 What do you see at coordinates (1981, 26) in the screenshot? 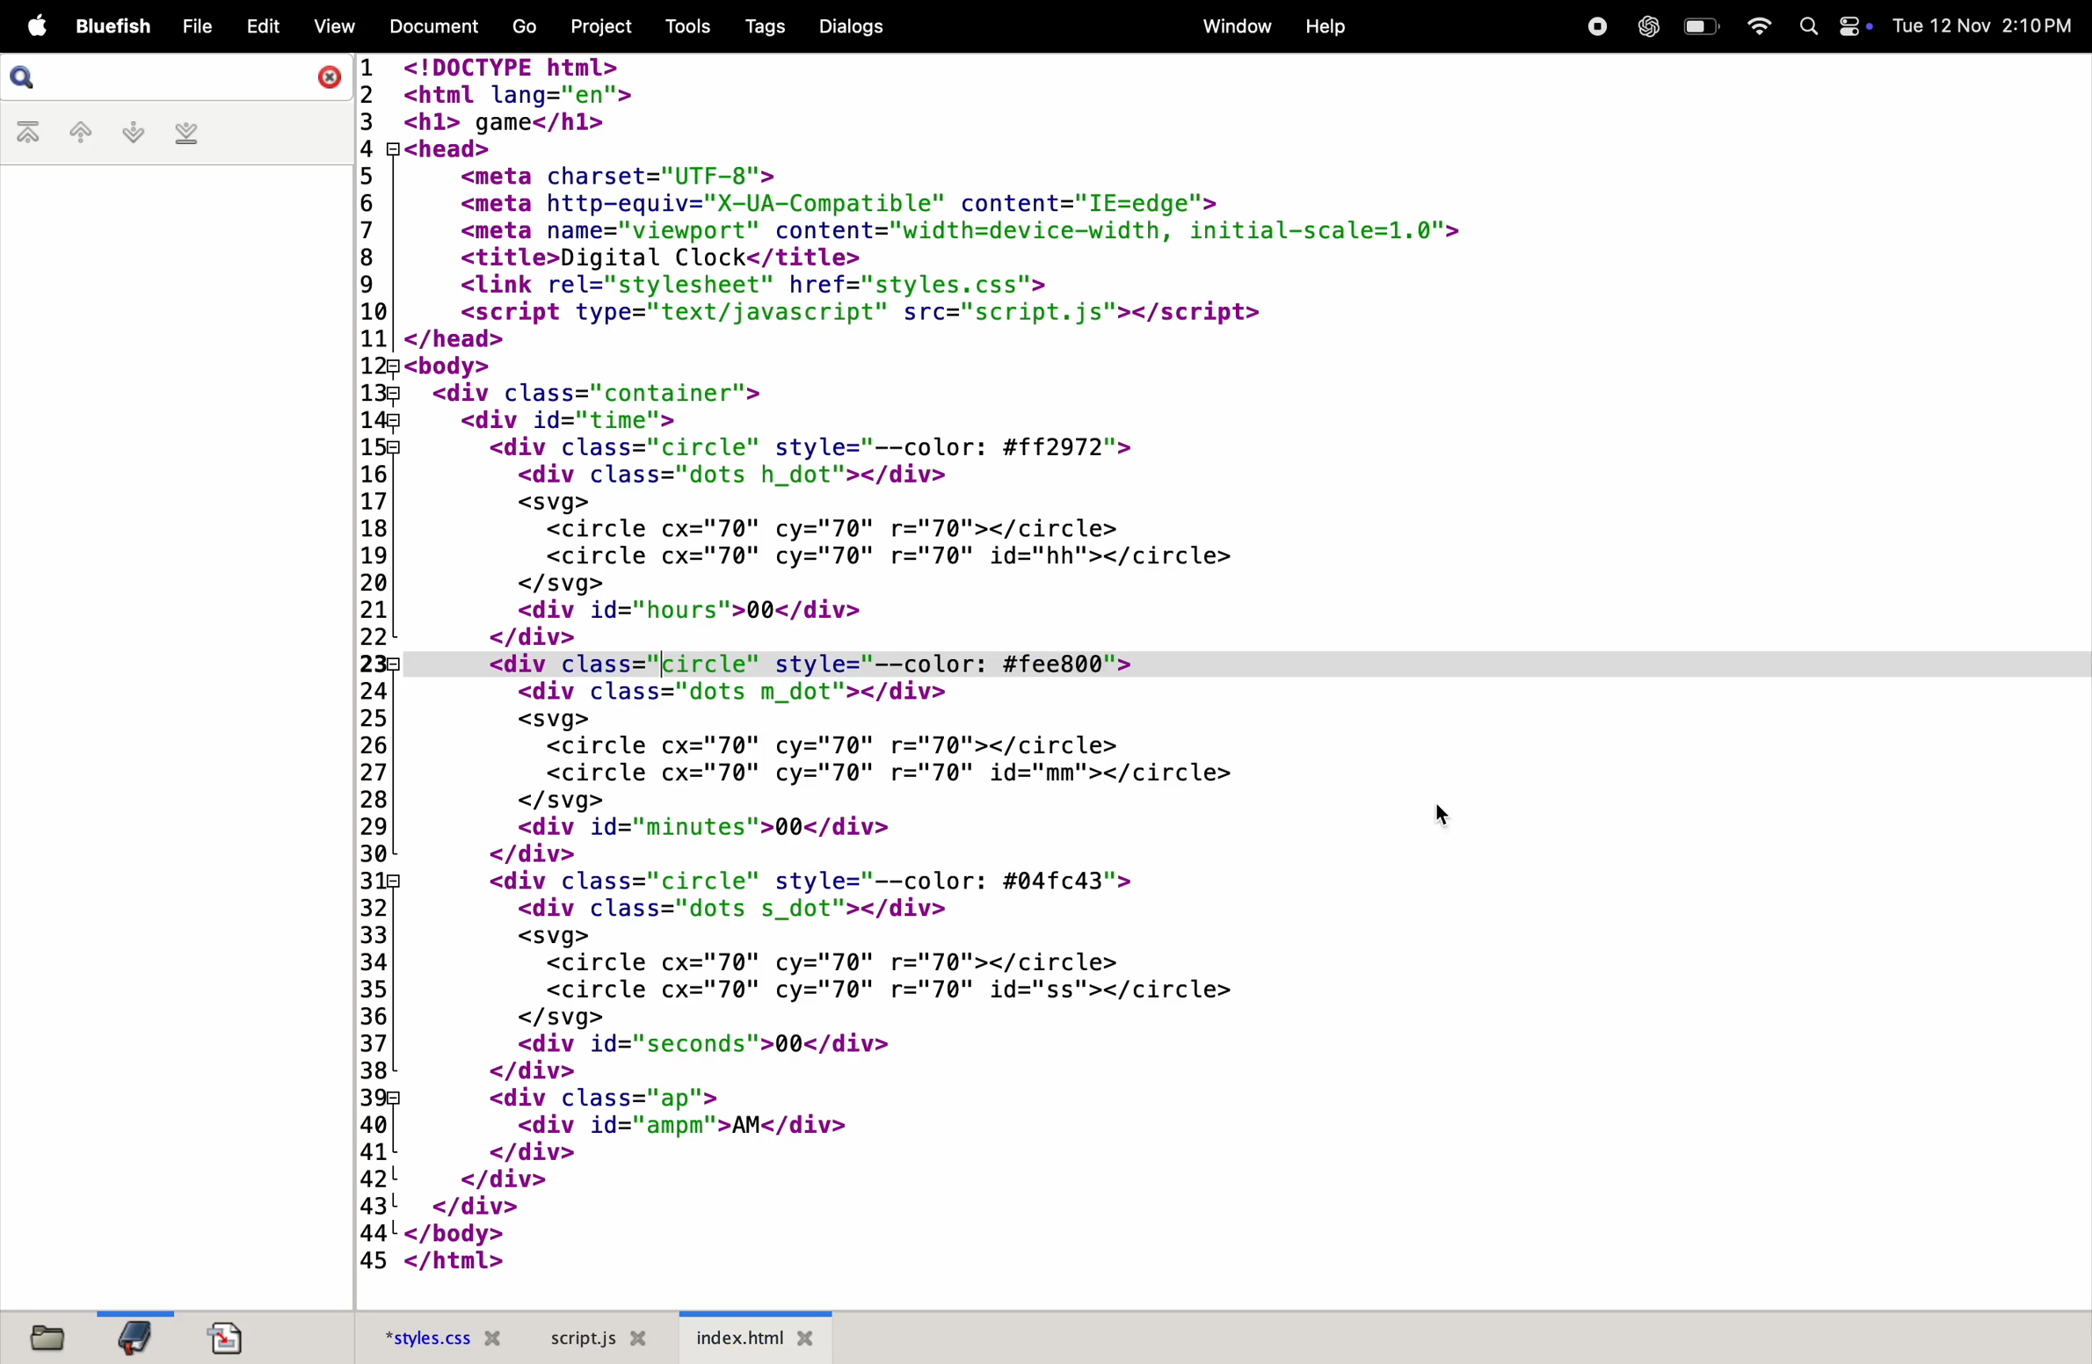
I see `date and time` at bounding box center [1981, 26].